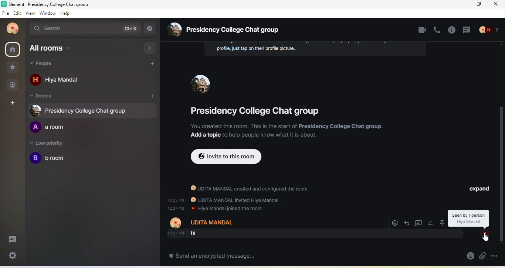 The image size is (505, 268). Describe the element at coordinates (12, 240) in the screenshot. I see `thread` at that location.